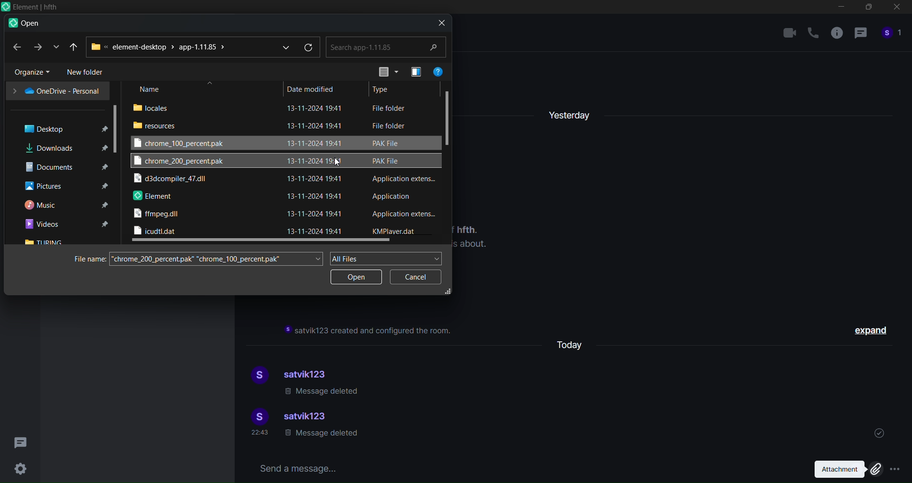 The height and width of the screenshot is (483, 912). I want to click on date, so click(317, 169).